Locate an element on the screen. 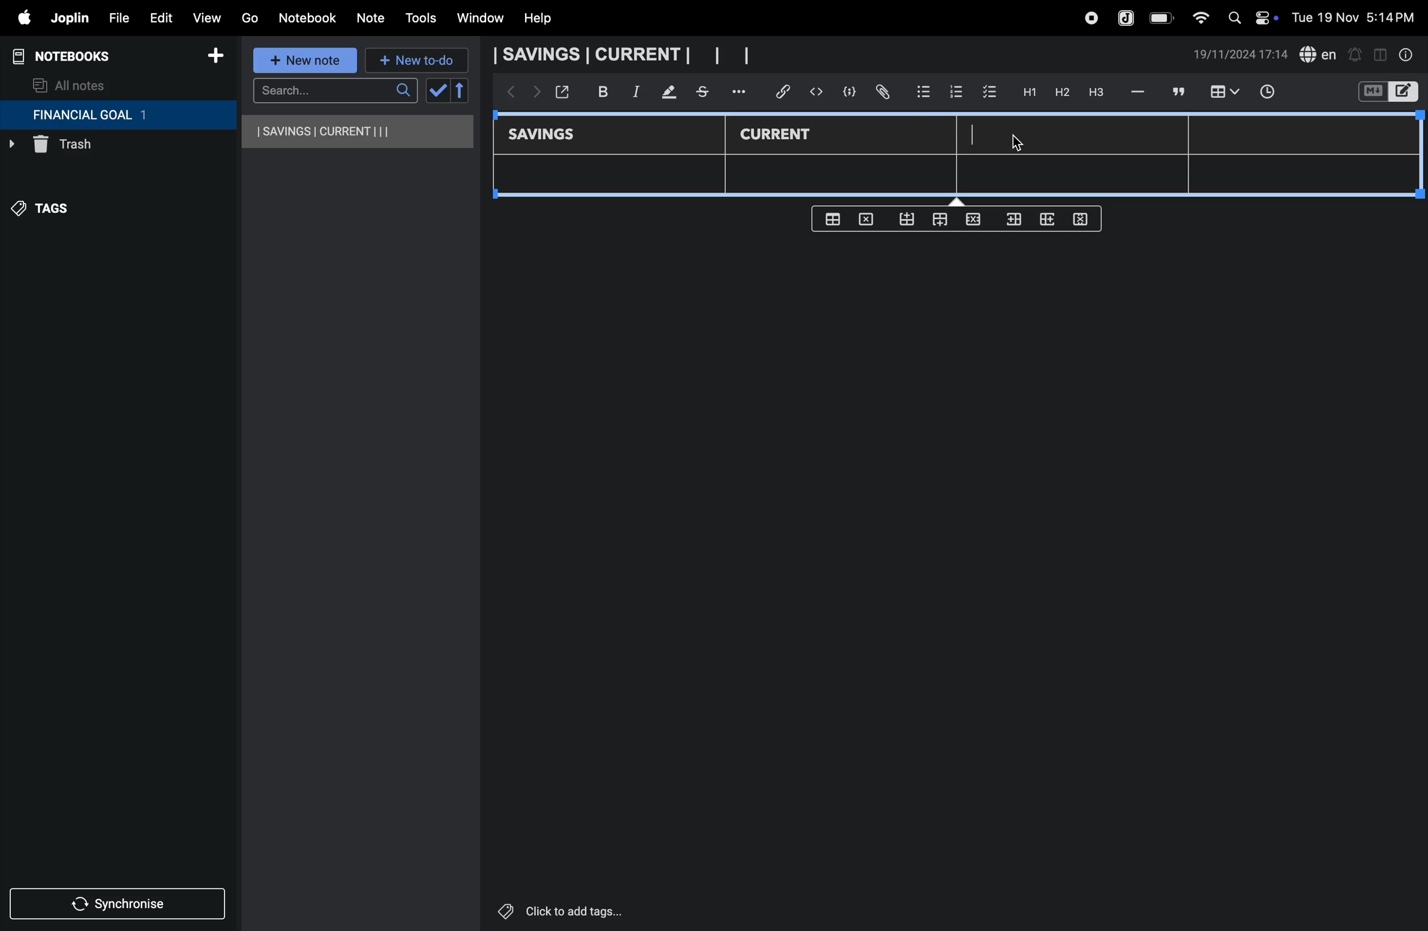 The image size is (1428, 931). savings is located at coordinates (550, 136).